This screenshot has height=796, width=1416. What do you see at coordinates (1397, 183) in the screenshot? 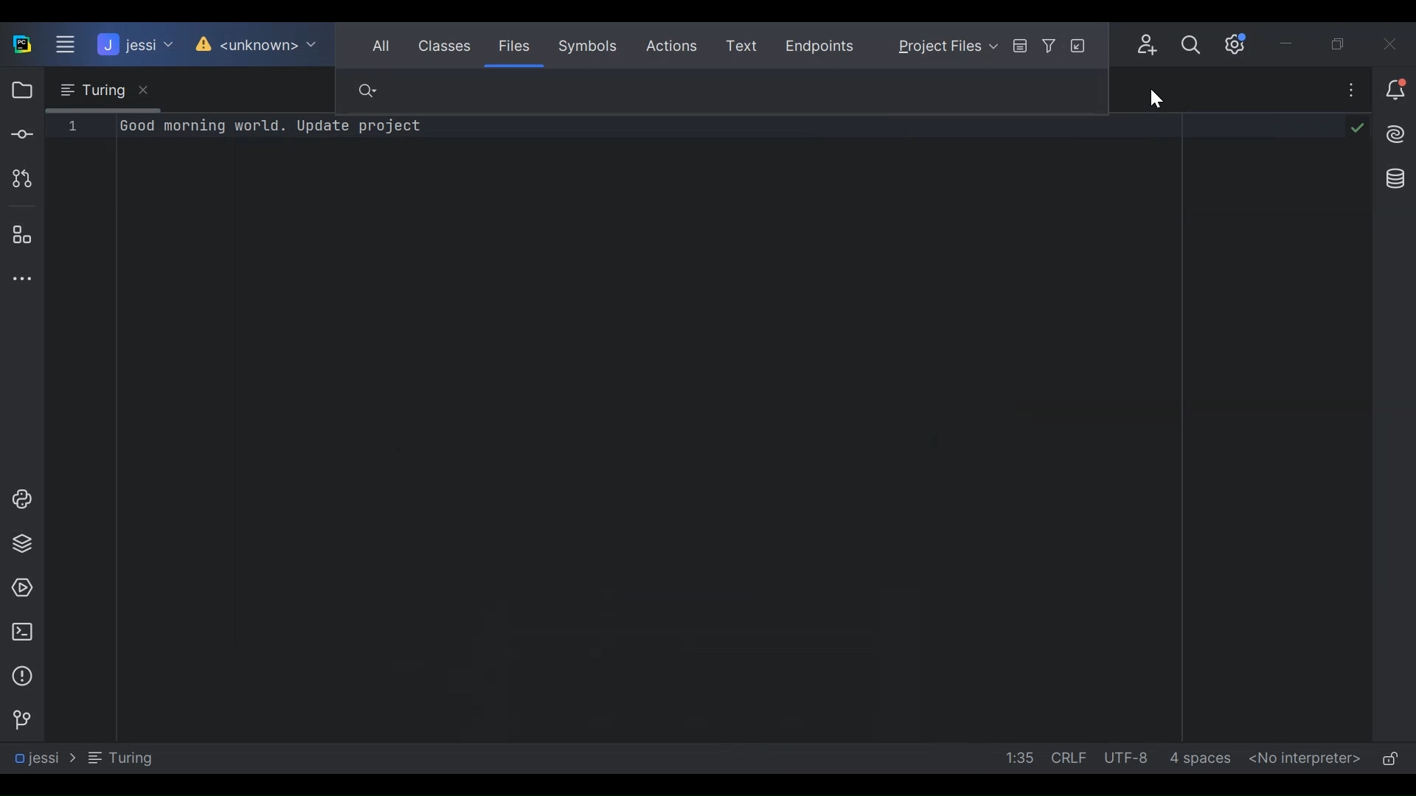
I see `Database` at bounding box center [1397, 183].